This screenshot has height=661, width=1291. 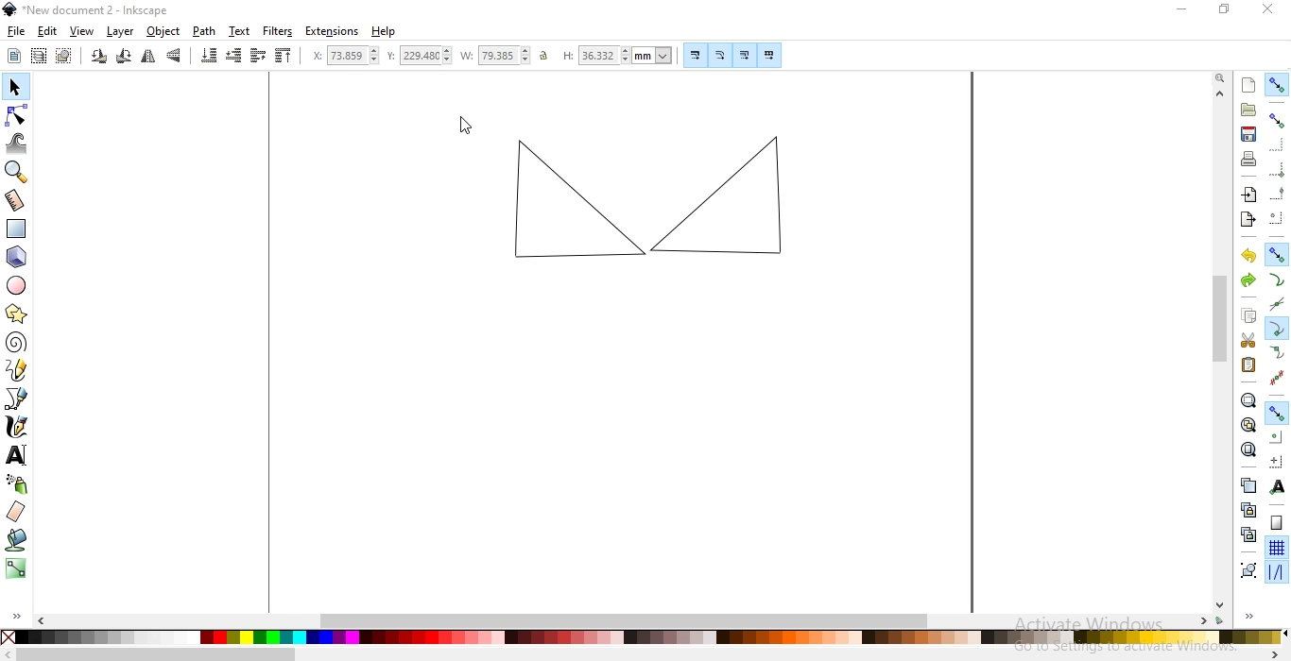 I want to click on create circles, arcs and ellipses, so click(x=18, y=287).